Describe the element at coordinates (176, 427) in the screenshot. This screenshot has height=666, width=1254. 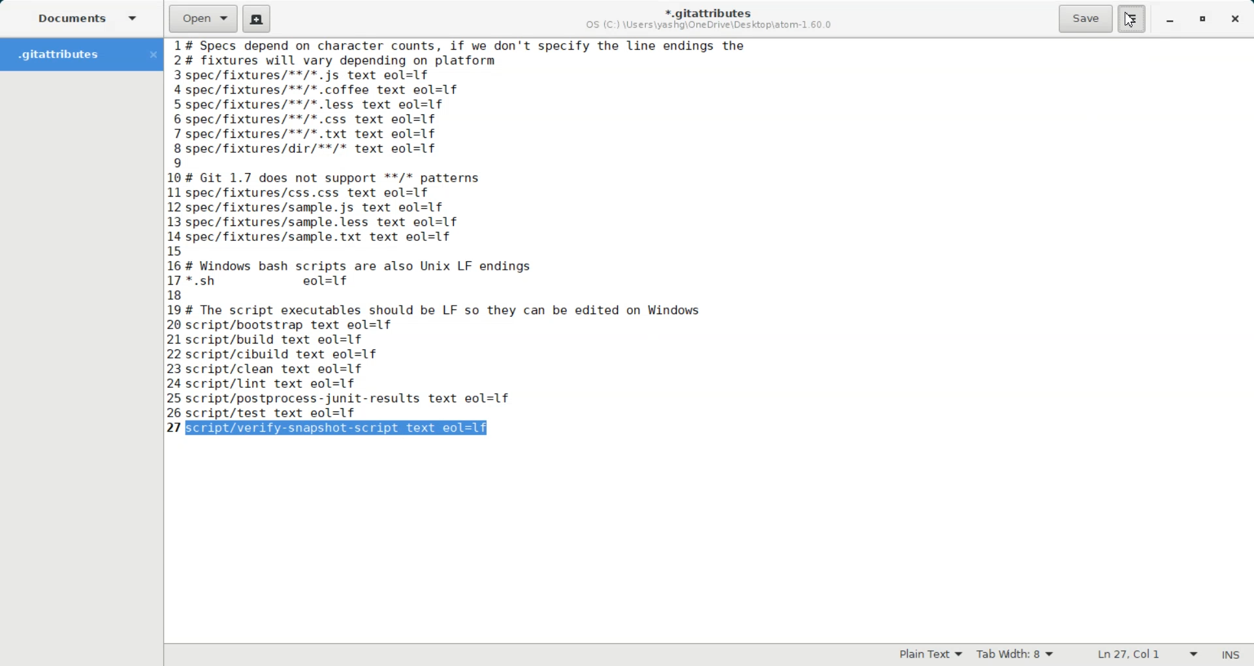
I see `text line number: 27` at that location.